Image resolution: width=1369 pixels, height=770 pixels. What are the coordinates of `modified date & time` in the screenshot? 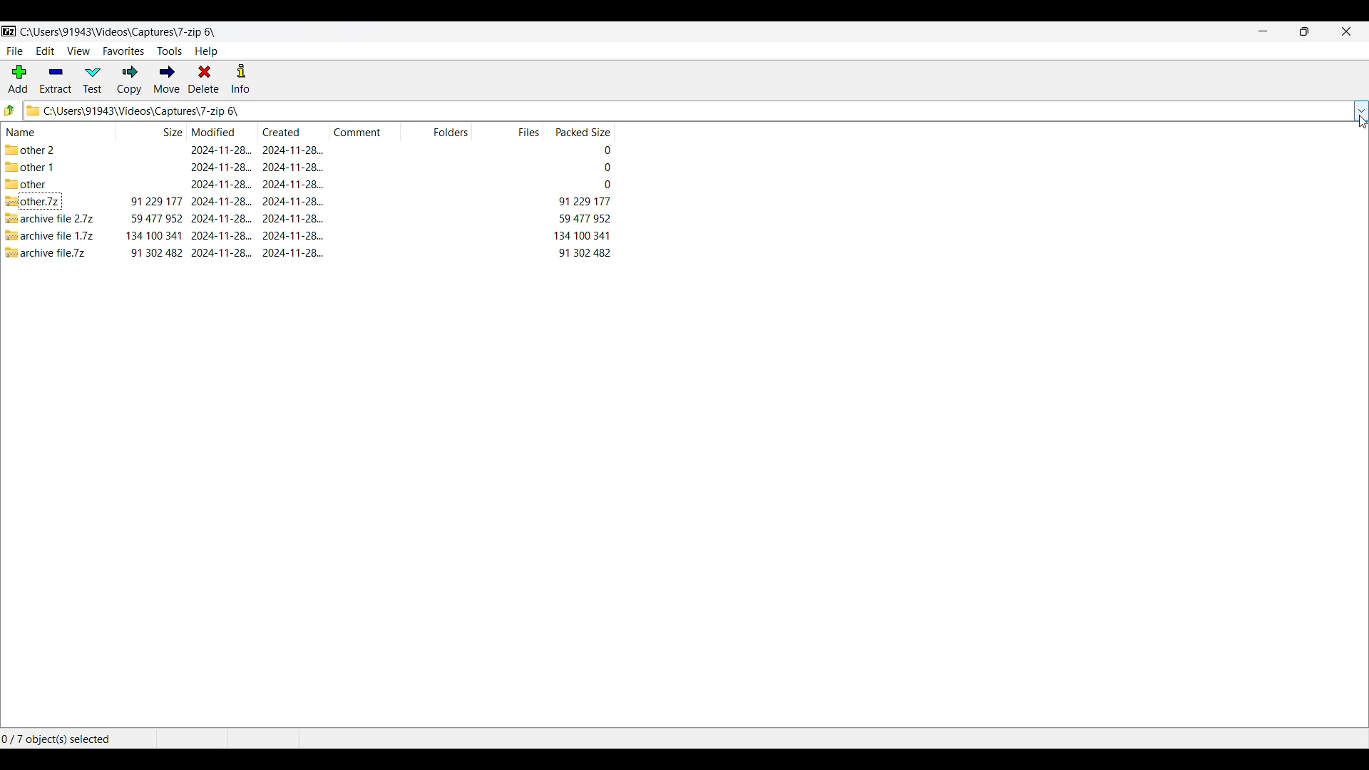 It's located at (221, 184).